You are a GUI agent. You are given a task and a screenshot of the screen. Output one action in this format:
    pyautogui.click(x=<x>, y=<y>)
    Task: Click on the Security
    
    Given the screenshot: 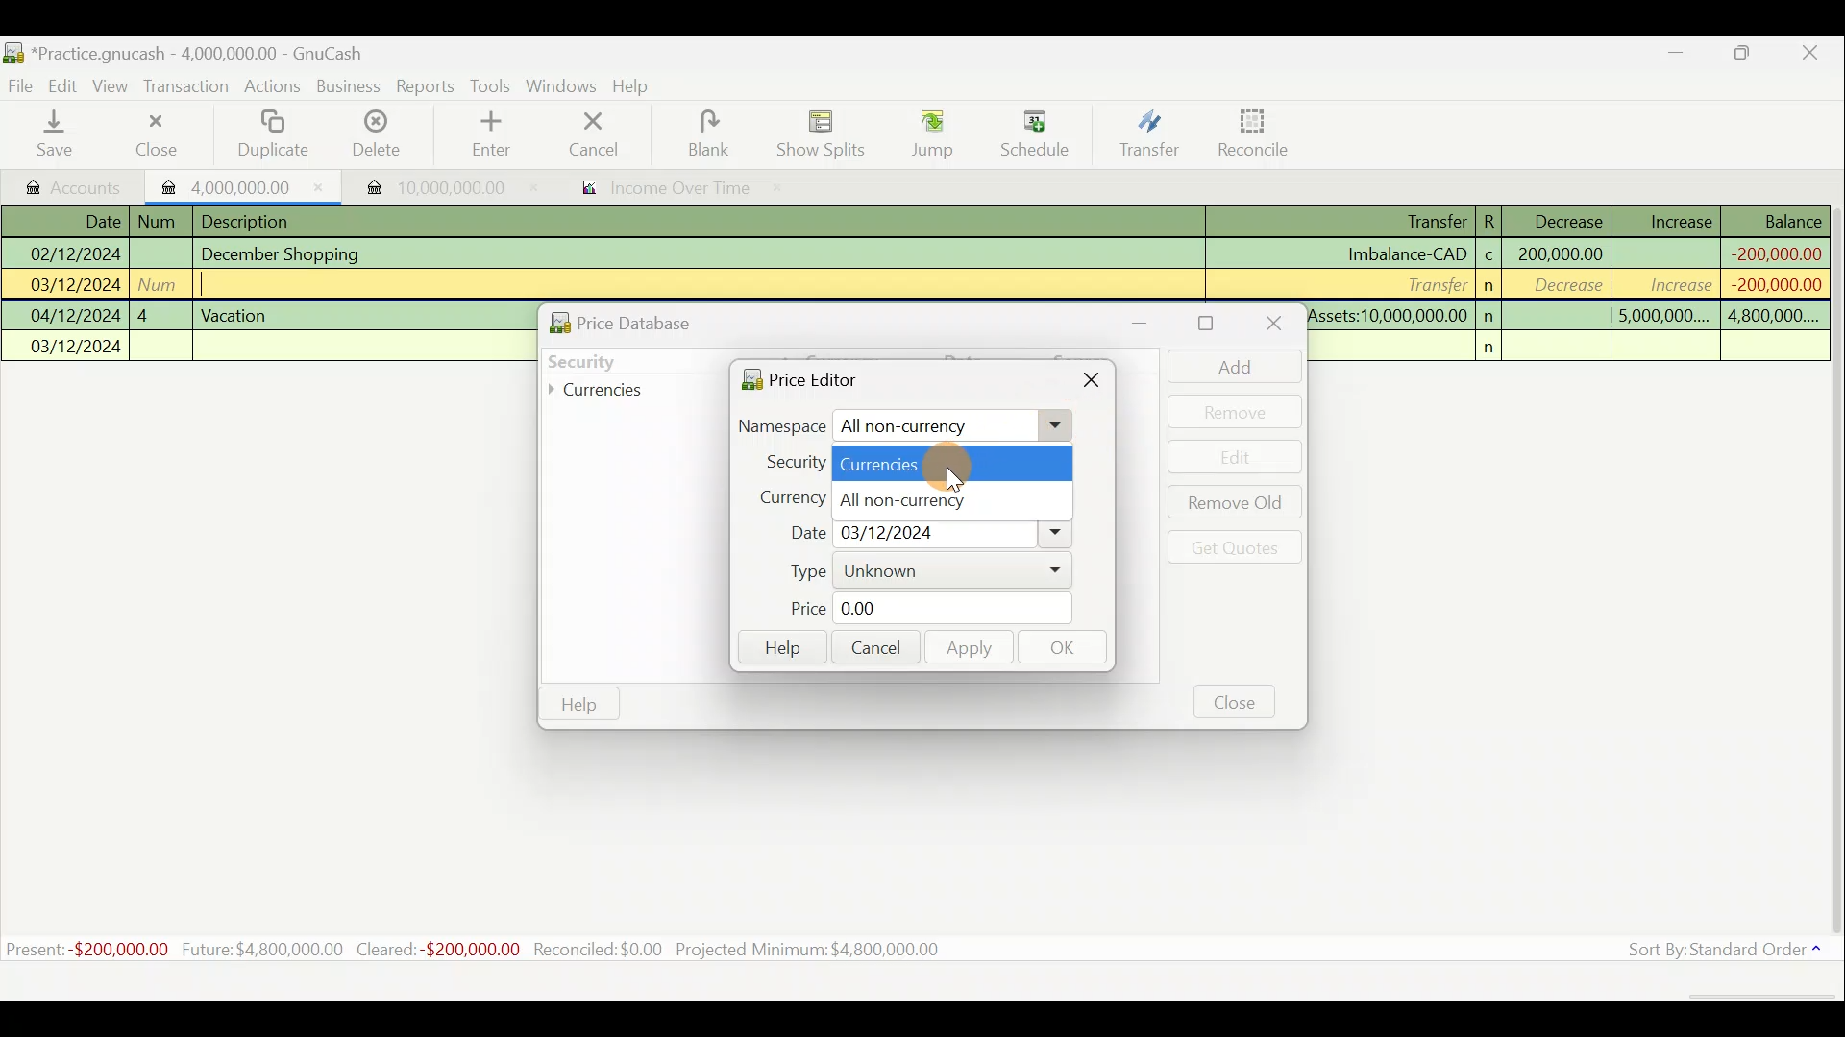 What is the action you would take?
    pyautogui.click(x=621, y=359)
    